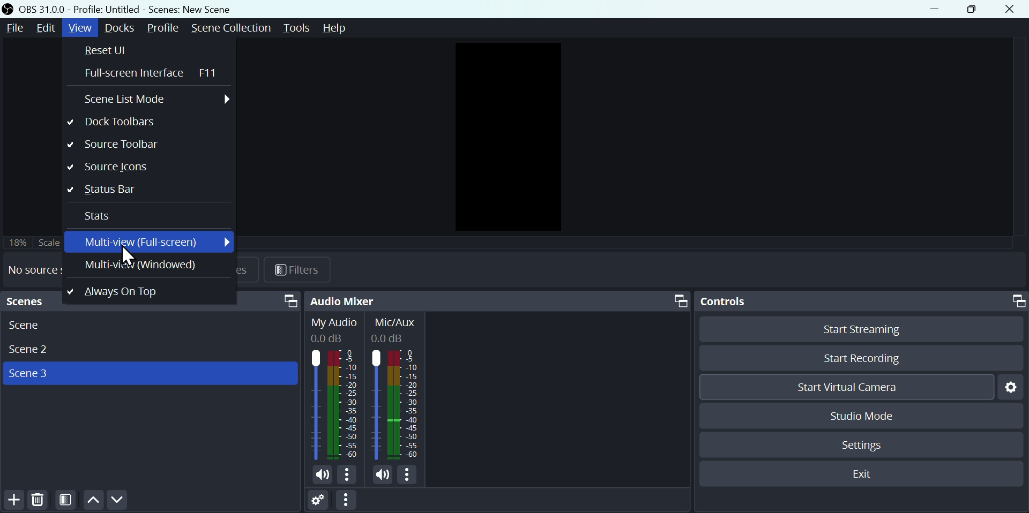  I want to click on , so click(935, 9).